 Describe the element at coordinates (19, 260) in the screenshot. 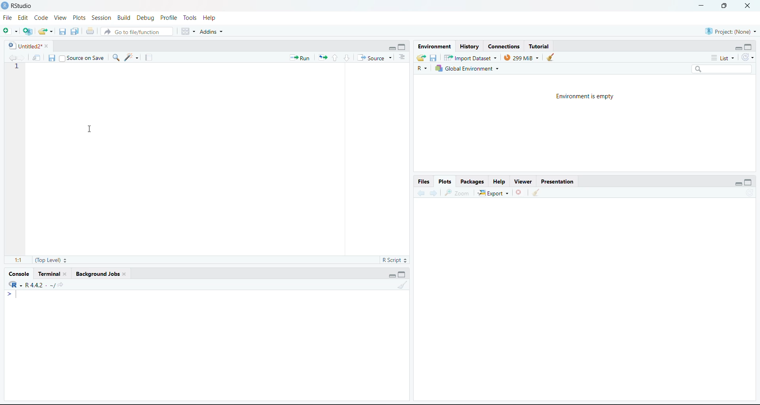

I see `1:1` at that location.